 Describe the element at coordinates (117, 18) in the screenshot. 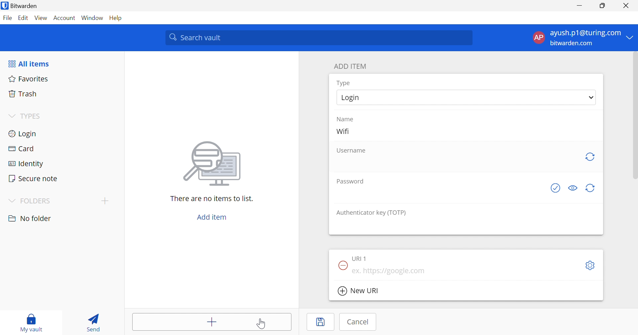

I see `Help` at that location.